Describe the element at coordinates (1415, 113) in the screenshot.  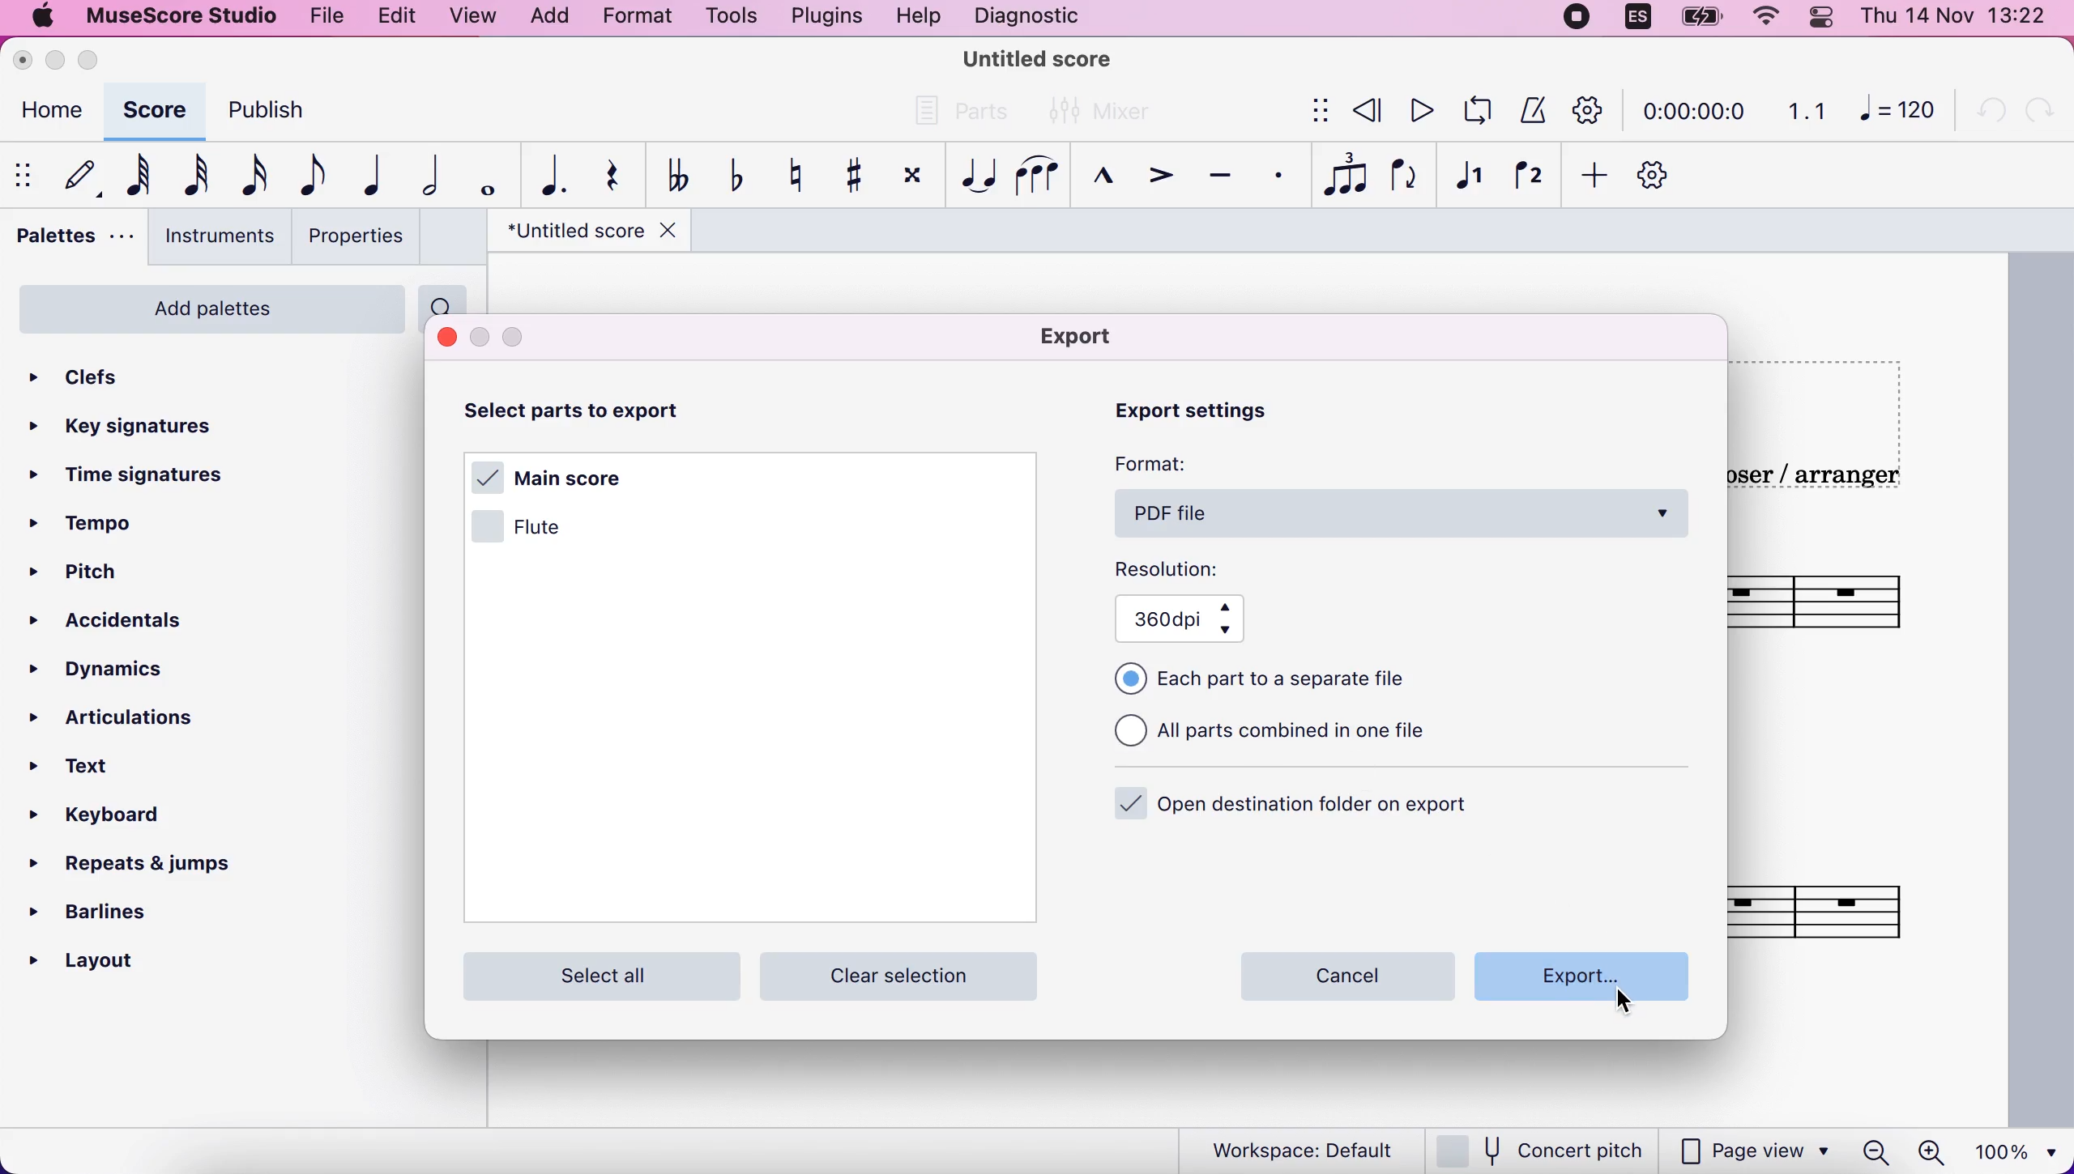
I see `play` at that location.